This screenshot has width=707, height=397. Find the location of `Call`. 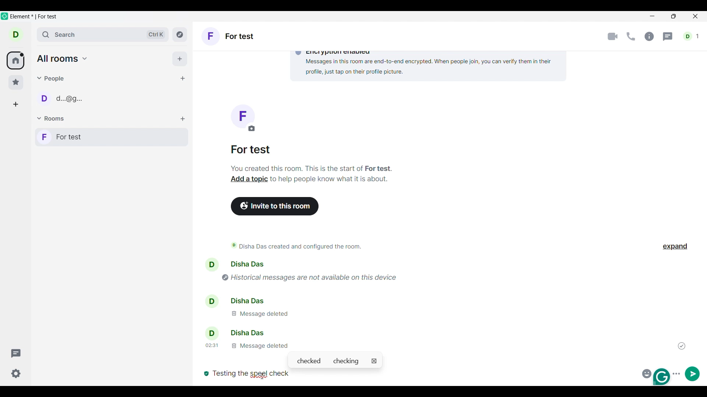

Call is located at coordinates (631, 36).